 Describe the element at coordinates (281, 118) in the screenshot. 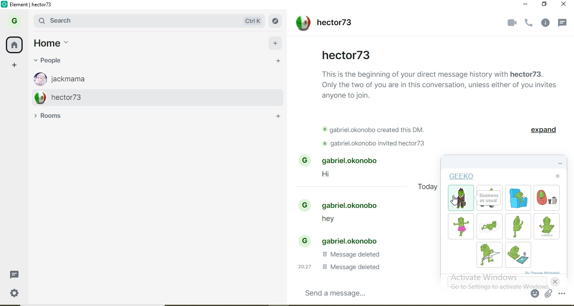

I see `add room` at that location.